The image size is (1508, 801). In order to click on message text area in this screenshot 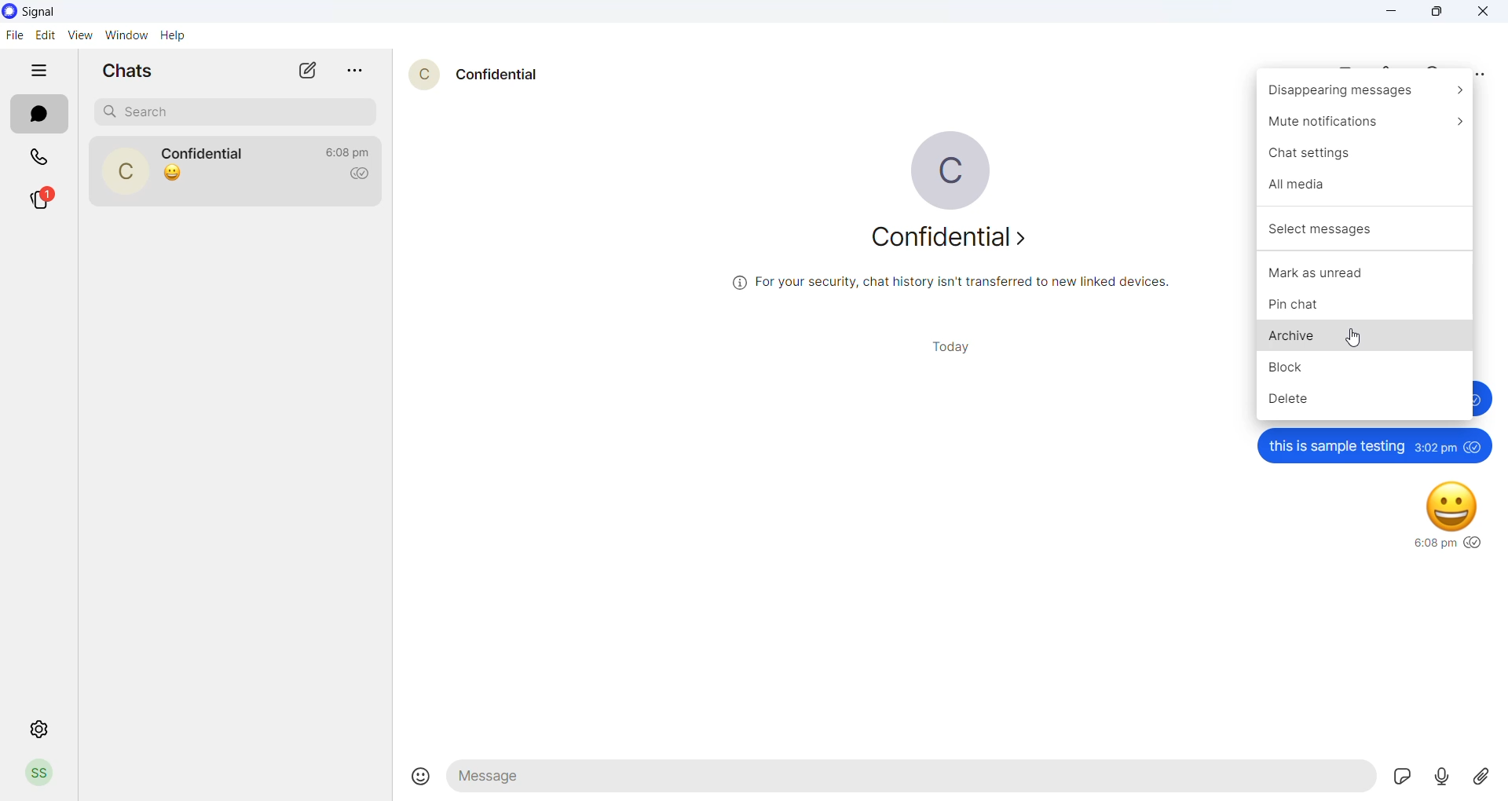, I will do `click(909, 781)`.